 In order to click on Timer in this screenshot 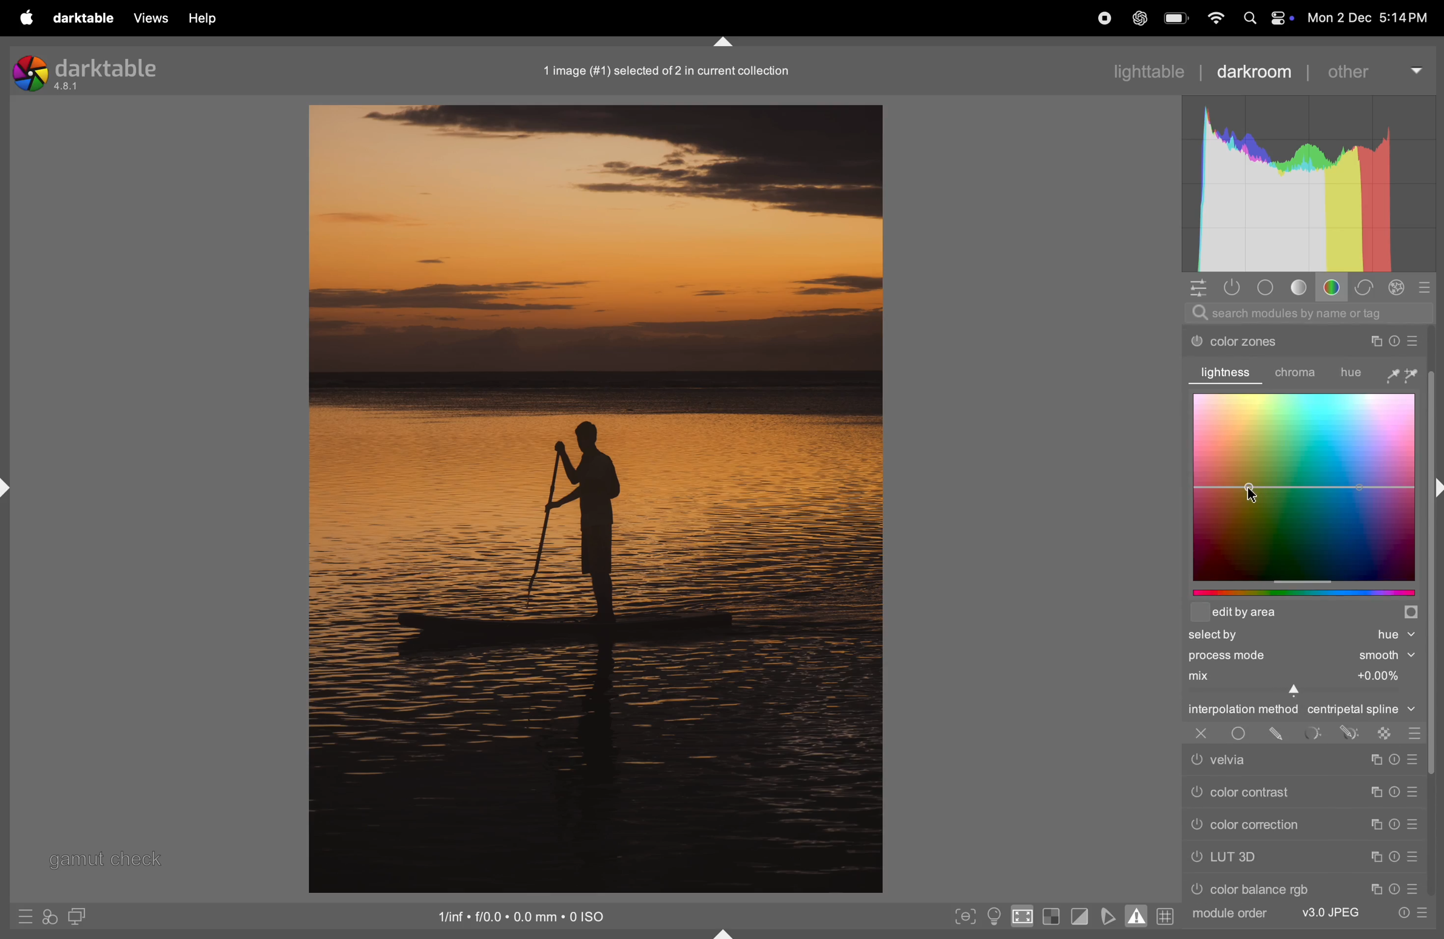, I will do `click(1395, 889)`.